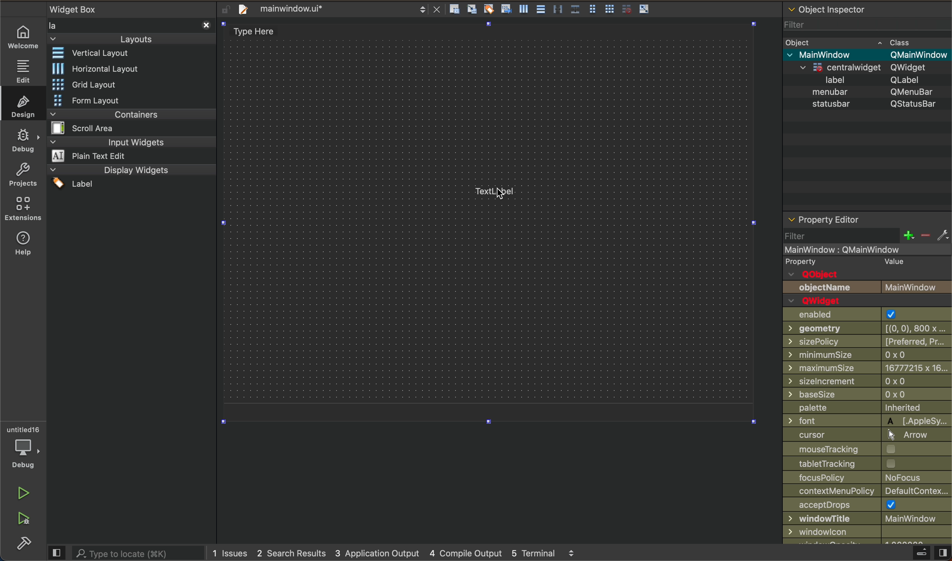 The image size is (952, 561). What do you see at coordinates (866, 104) in the screenshot?
I see `statsubar` at bounding box center [866, 104].